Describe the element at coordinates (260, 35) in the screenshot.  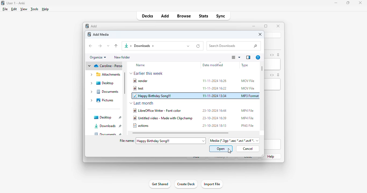
I see `close` at that location.